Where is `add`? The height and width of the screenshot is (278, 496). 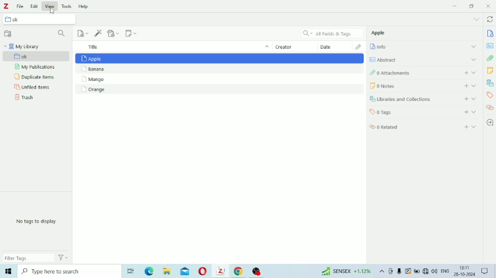 add is located at coordinates (465, 73).